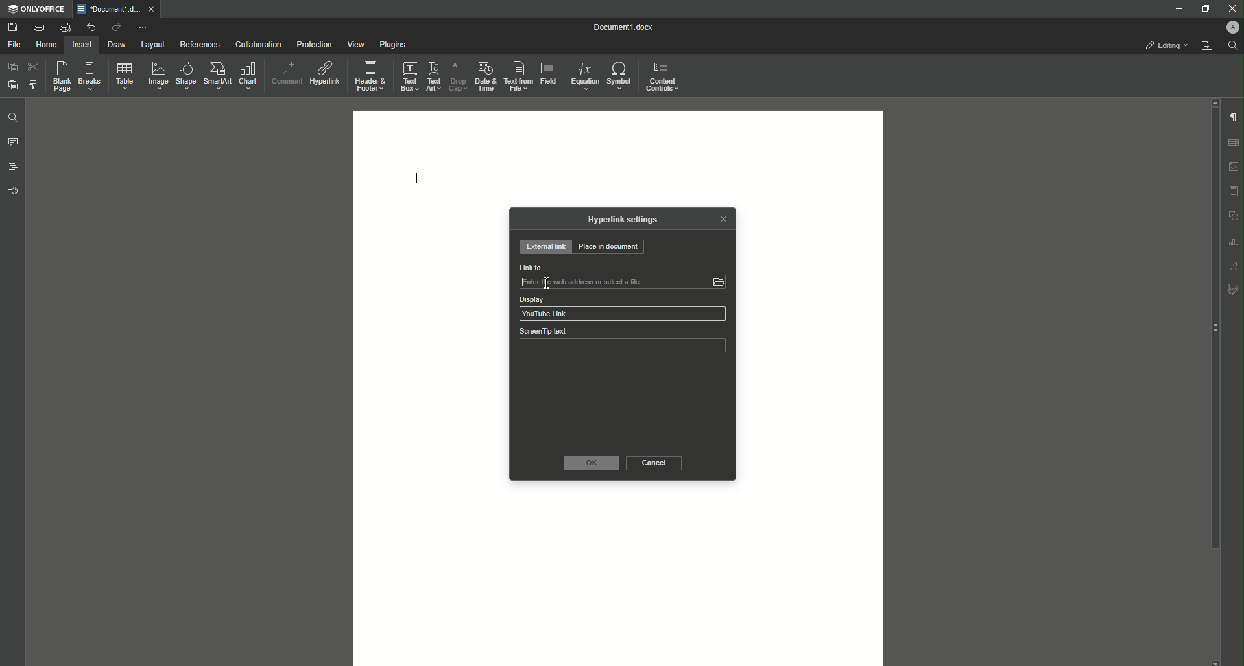  Describe the element at coordinates (544, 331) in the screenshot. I see `ScreenTip text` at that location.